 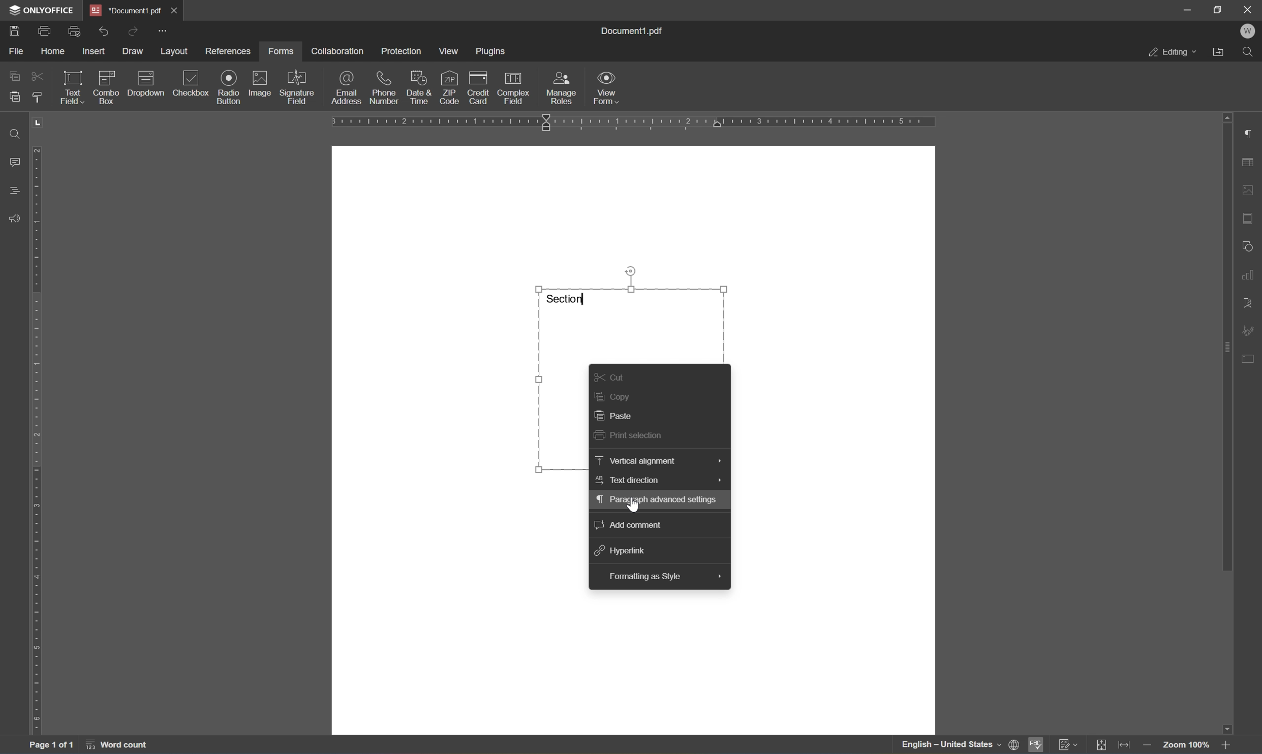 I want to click on header & footer settings, so click(x=1249, y=219).